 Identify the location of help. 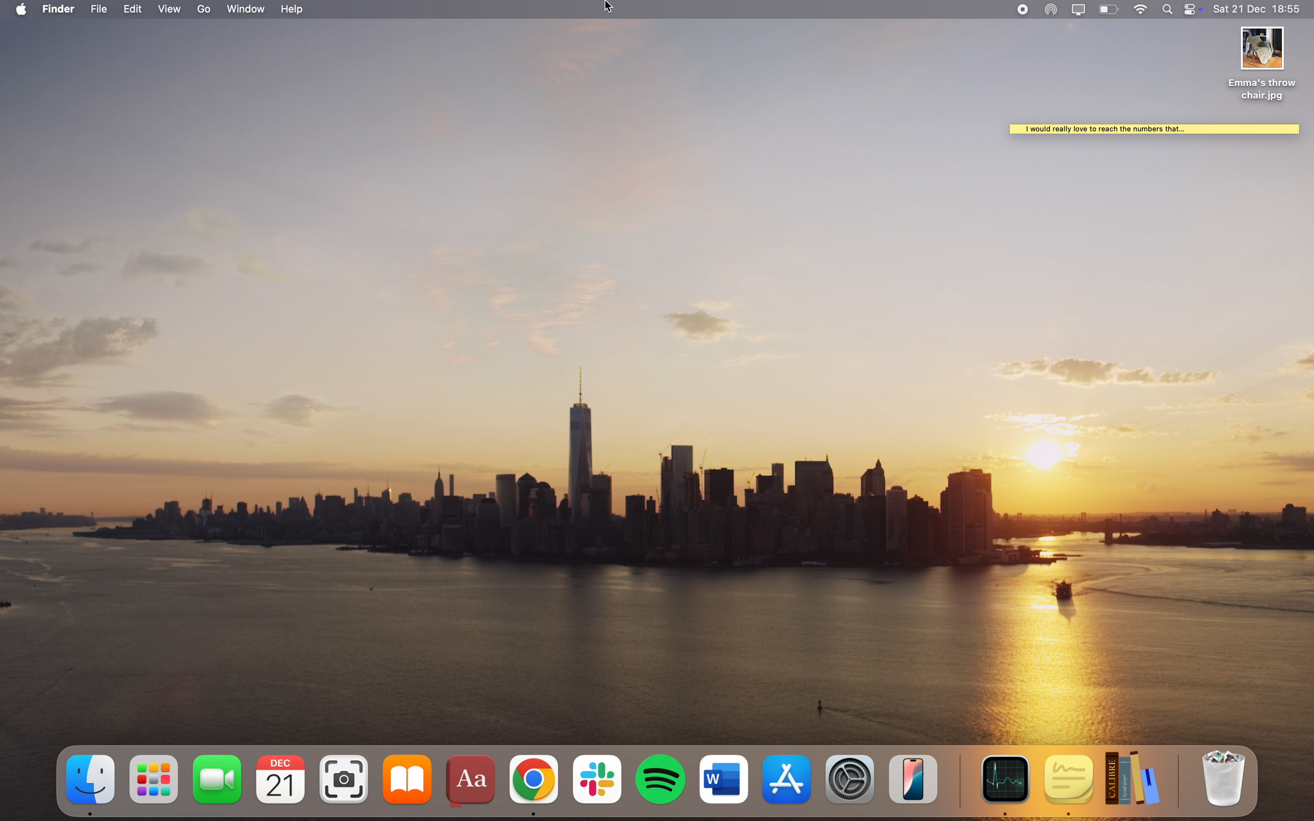
(293, 9).